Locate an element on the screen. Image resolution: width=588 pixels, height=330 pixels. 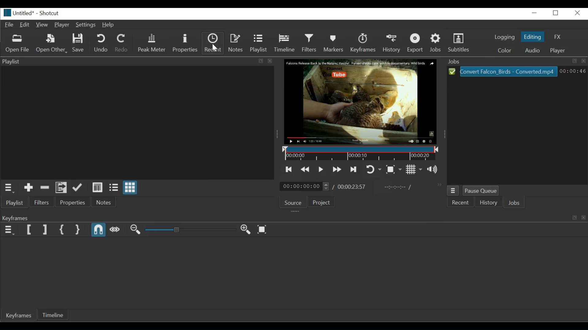
Show the volume control is located at coordinates (433, 170).